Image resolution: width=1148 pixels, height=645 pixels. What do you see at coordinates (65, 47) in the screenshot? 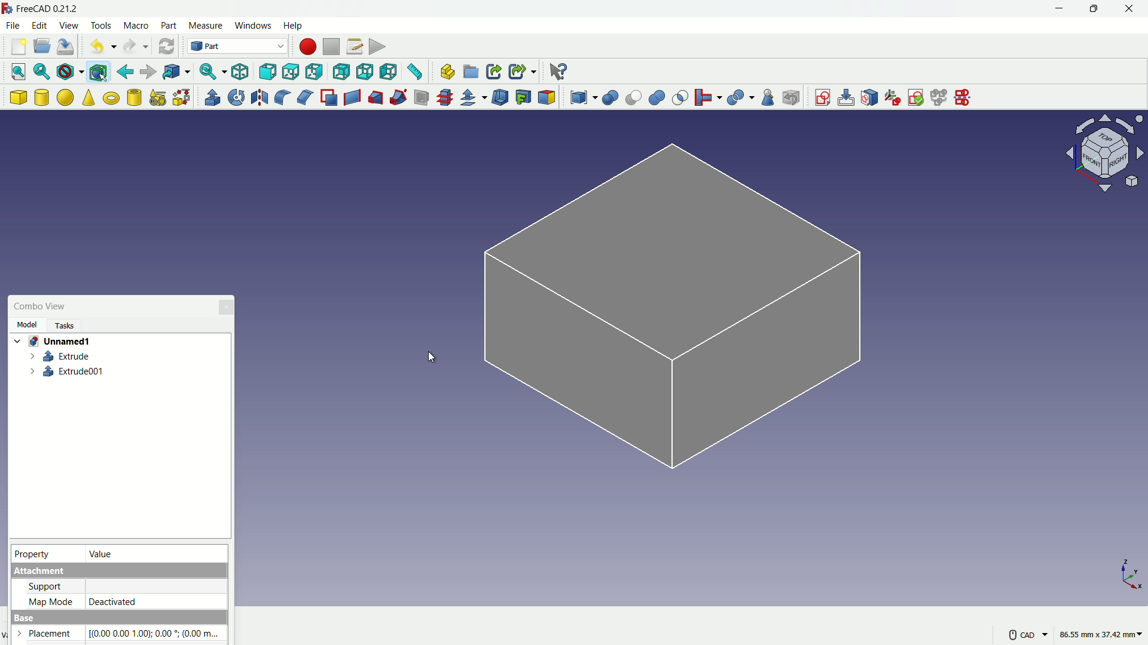
I see `save file` at bounding box center [65, 47].